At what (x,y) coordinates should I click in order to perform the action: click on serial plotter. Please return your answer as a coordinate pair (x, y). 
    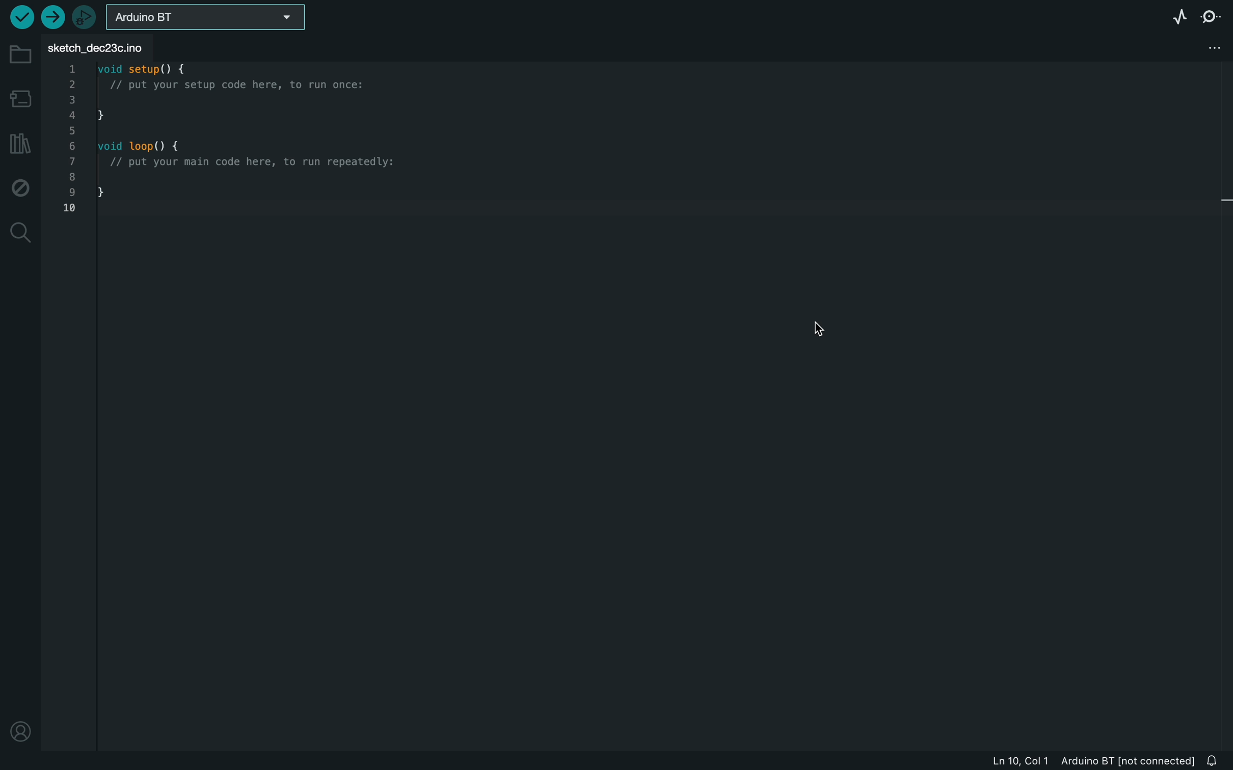
    Looking at the image, I should click on (1174, 14).